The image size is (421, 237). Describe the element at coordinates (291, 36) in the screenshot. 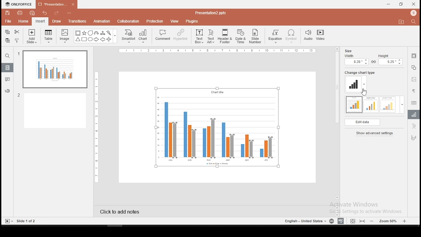

I see `symbol` at that location.